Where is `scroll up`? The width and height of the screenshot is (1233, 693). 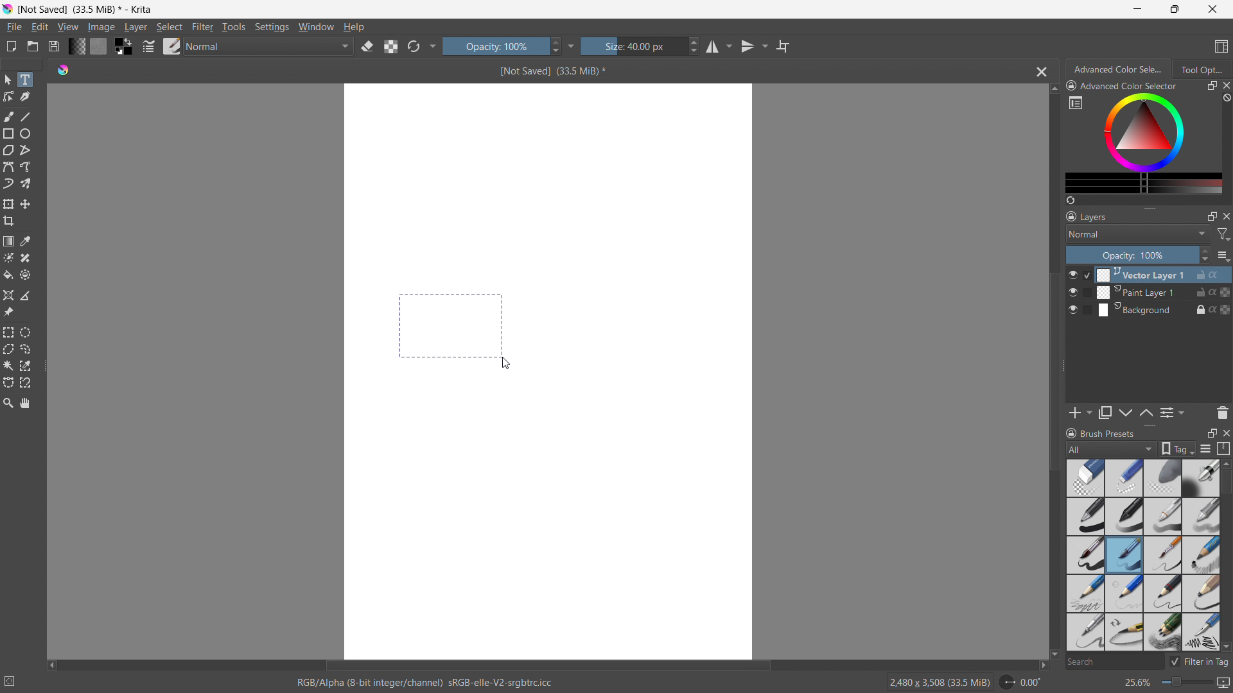
scroll up is located at coordinates (1053, 89).